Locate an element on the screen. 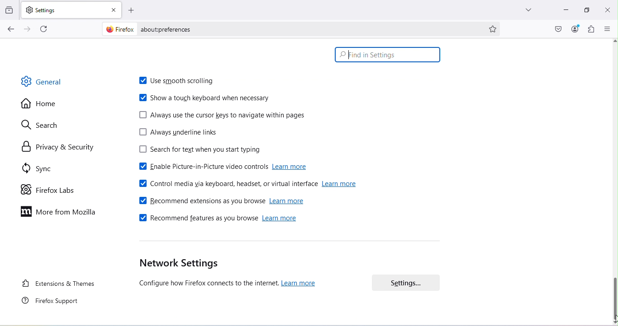 This screenshot has height=326, width=618. Control media via keyboard, headset or virtual interface is located at coordinates (226, 185).